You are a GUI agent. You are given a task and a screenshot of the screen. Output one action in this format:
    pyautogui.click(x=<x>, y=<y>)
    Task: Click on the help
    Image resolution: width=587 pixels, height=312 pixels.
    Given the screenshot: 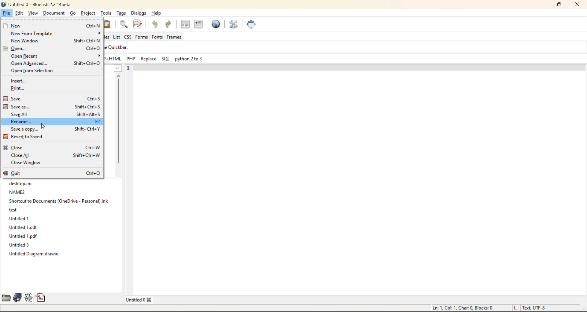 What is the action you would take?
    pyautogui.click(x=157, y=13)
    